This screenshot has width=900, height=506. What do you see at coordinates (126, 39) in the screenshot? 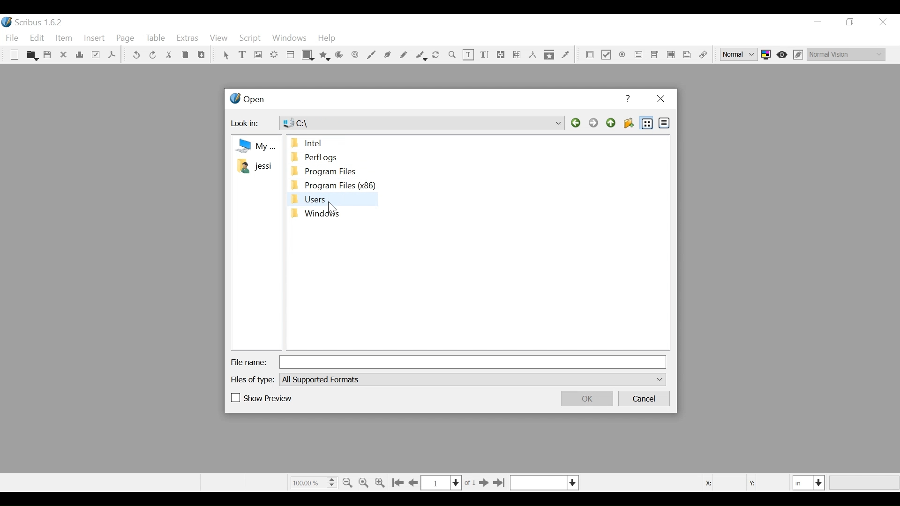
I see `Page` at bounding box center [126, 39].